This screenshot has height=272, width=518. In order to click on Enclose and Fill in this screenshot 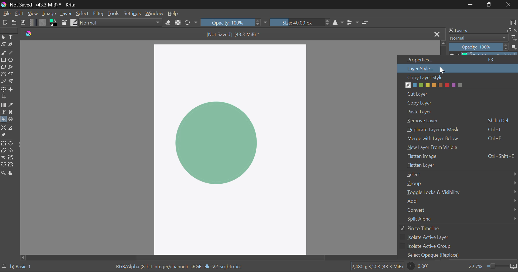, I will do `click(12, 120)`.